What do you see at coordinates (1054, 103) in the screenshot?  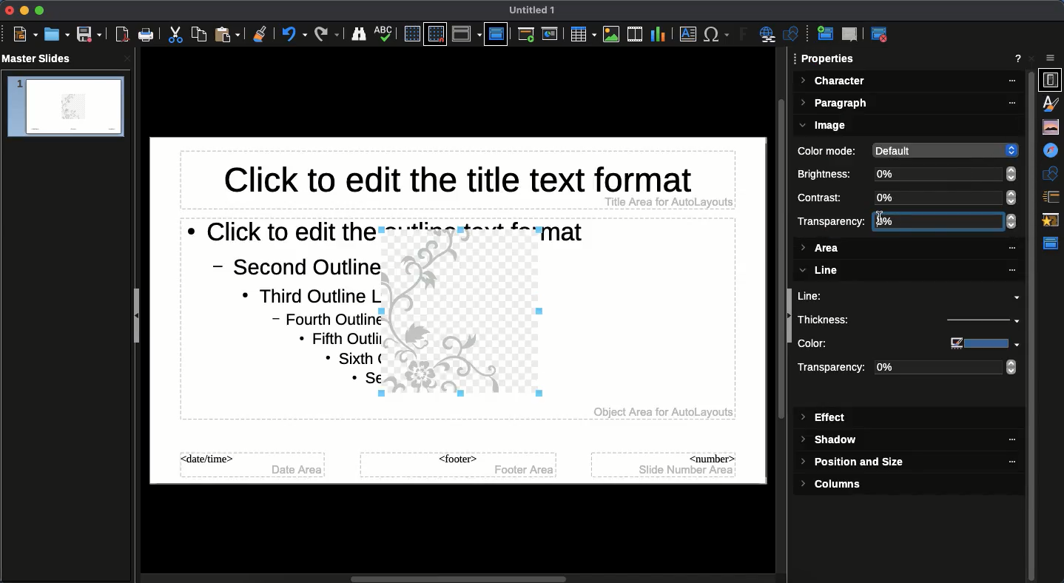 I see `Styles` at bounding box center [1054, 103].